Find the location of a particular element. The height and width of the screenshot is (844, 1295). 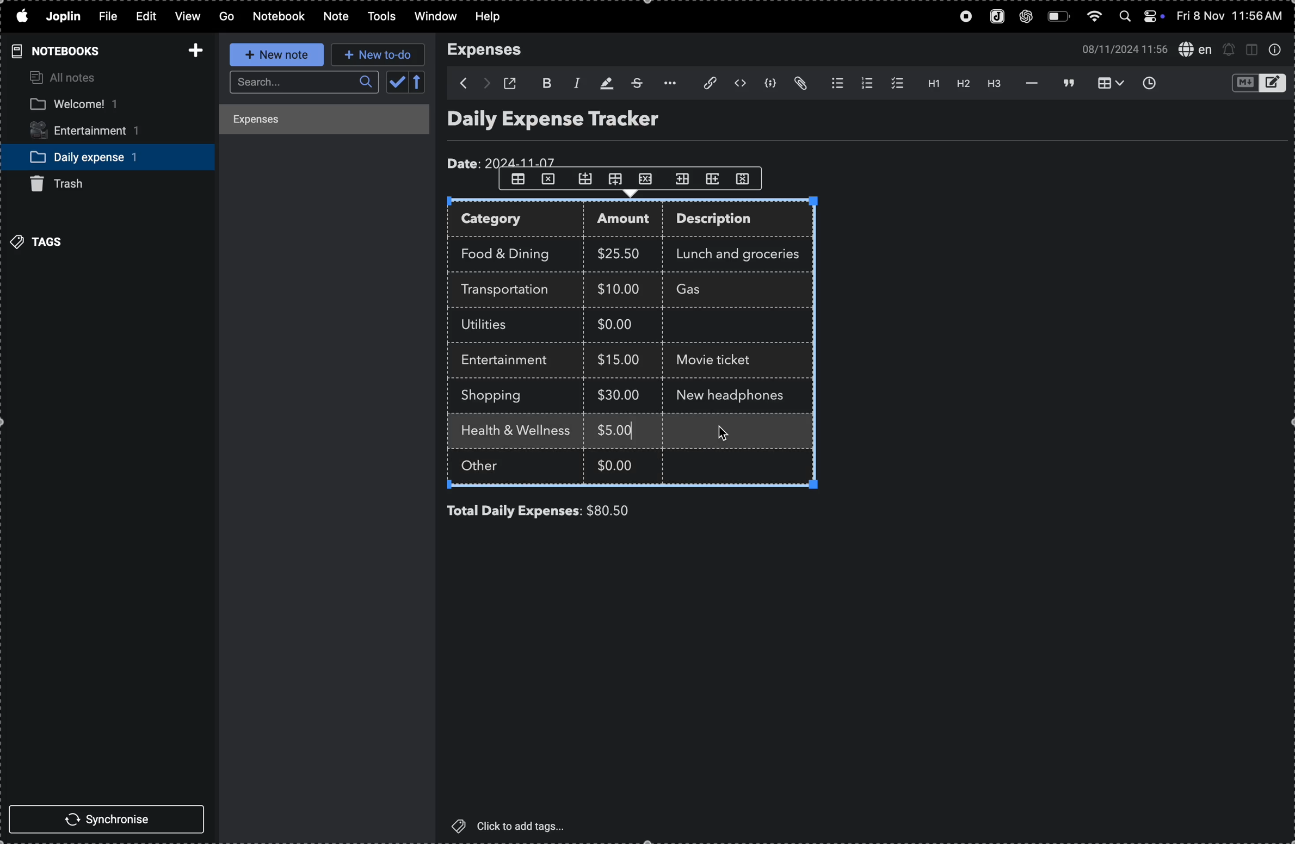

blockquote is located at coordinates (1065, 83).